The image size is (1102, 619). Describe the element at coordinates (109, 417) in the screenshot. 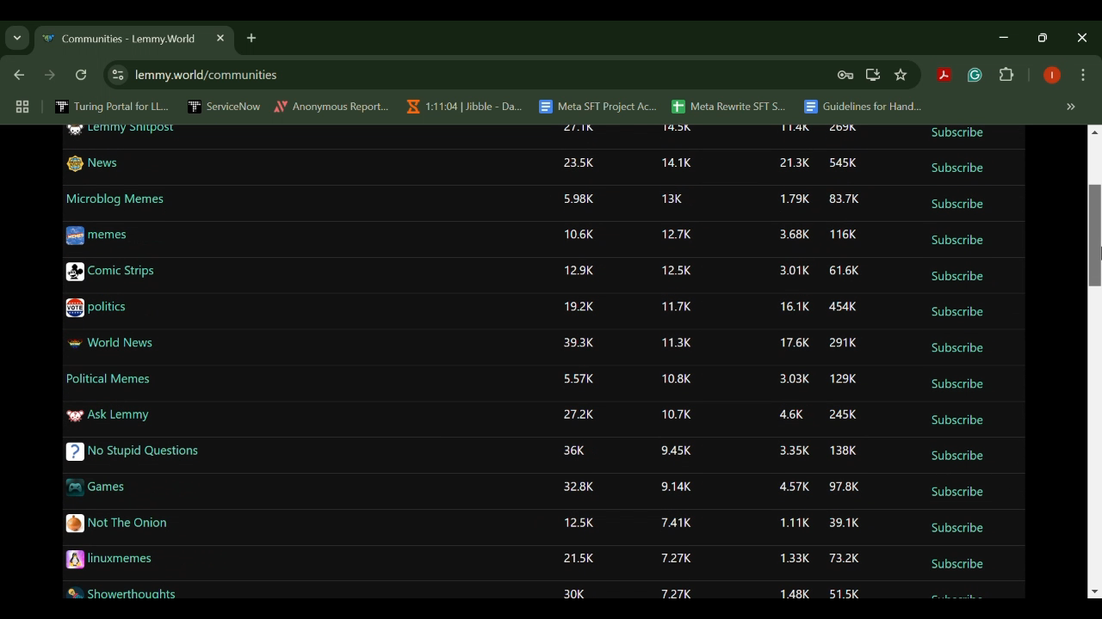

I see `Ask Lemmy` at that location.